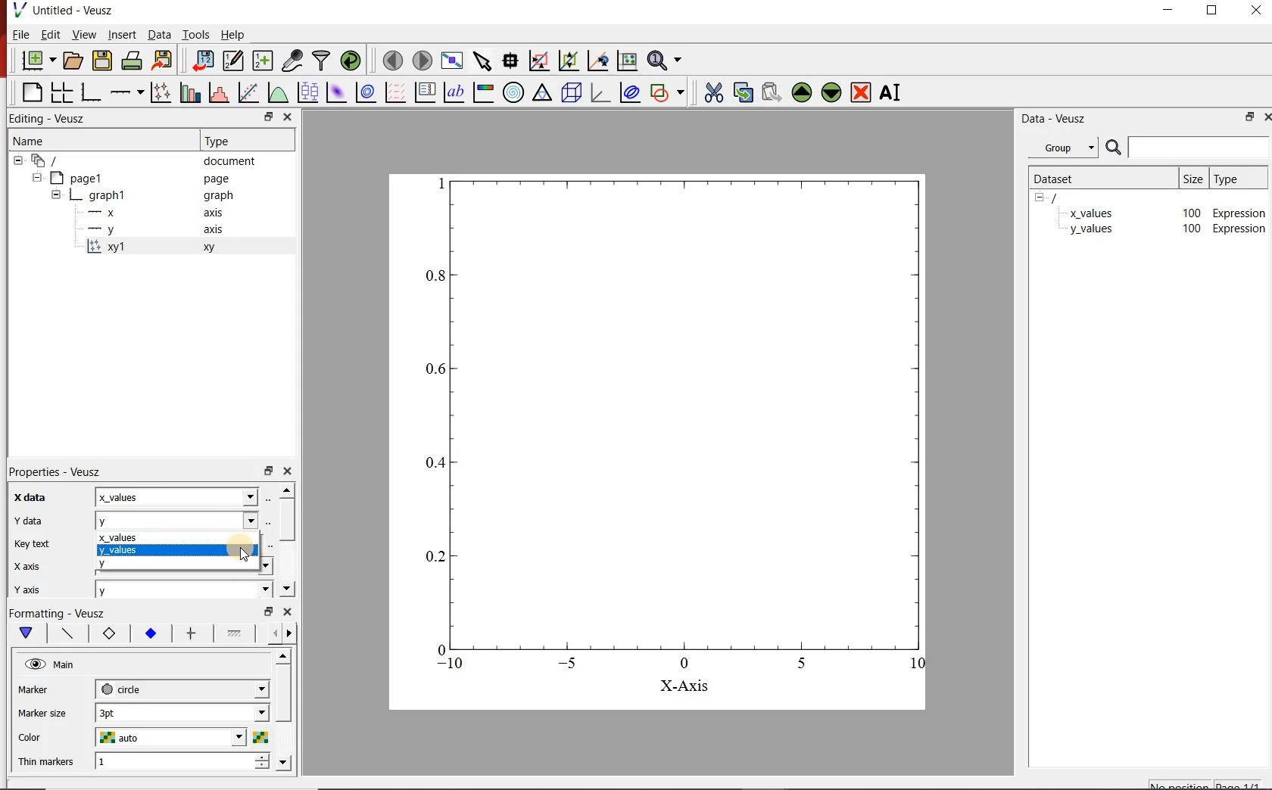 Image resolution: width=1272 pixels, height=790 pixels. I want to click on fill 1, so click(238, 633).